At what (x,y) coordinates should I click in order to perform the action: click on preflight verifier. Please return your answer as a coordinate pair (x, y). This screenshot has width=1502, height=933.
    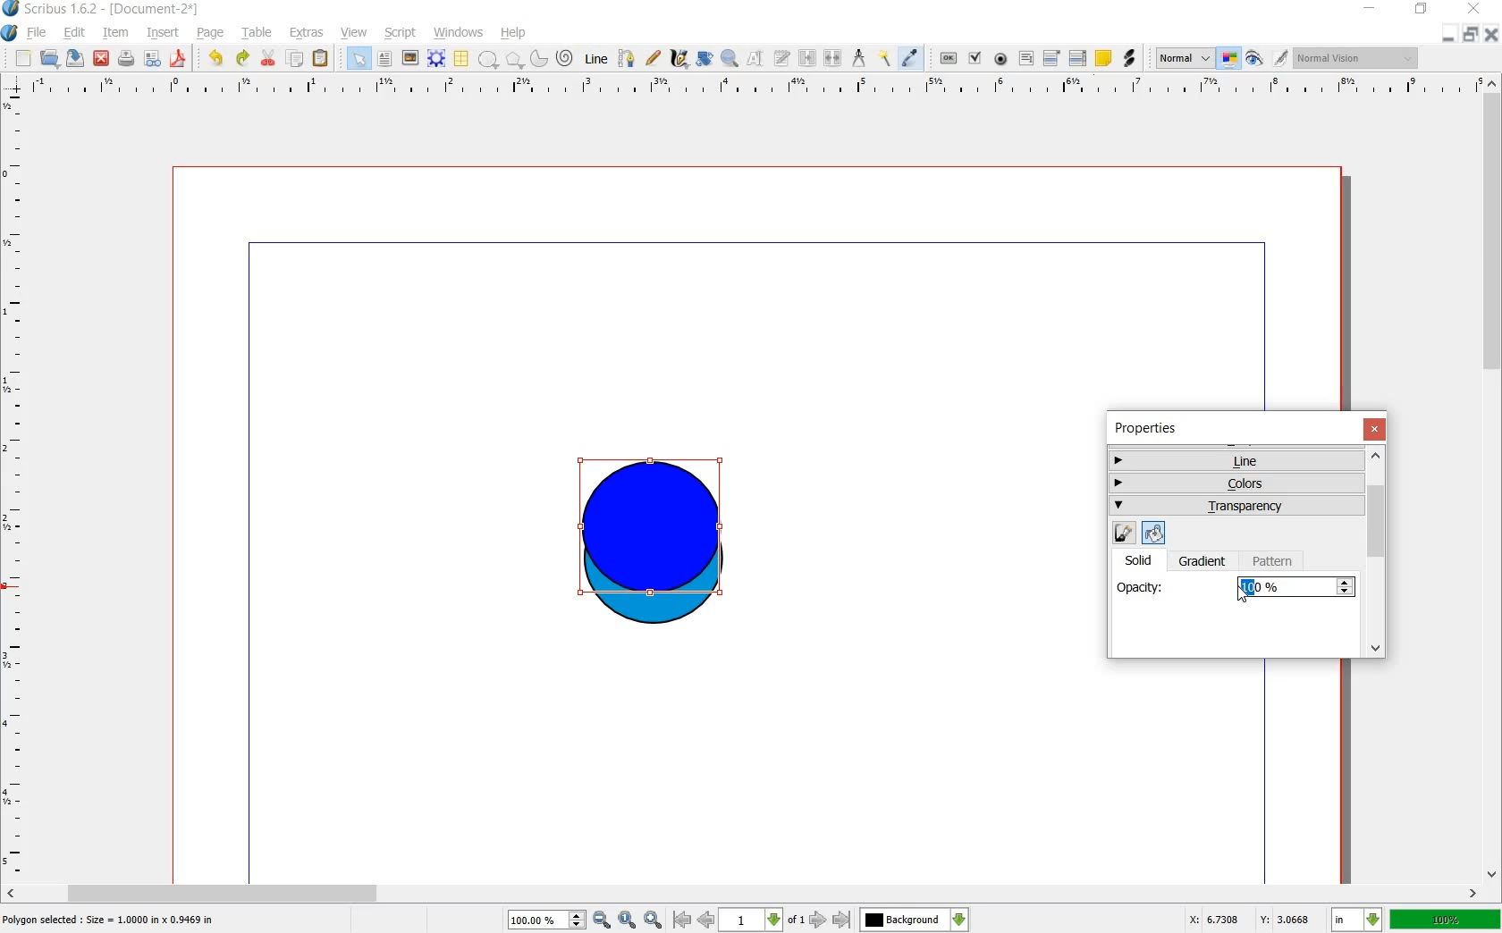
    Looking at the image, I should click on (153, 59).